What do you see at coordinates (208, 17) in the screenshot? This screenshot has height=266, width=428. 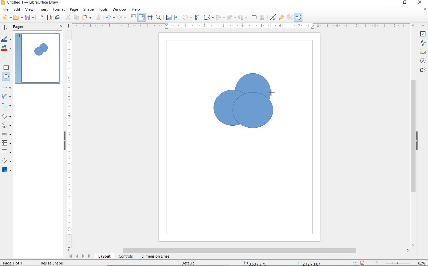 I see `TRANSFORMATIONS` at bounding box center [208, 17].